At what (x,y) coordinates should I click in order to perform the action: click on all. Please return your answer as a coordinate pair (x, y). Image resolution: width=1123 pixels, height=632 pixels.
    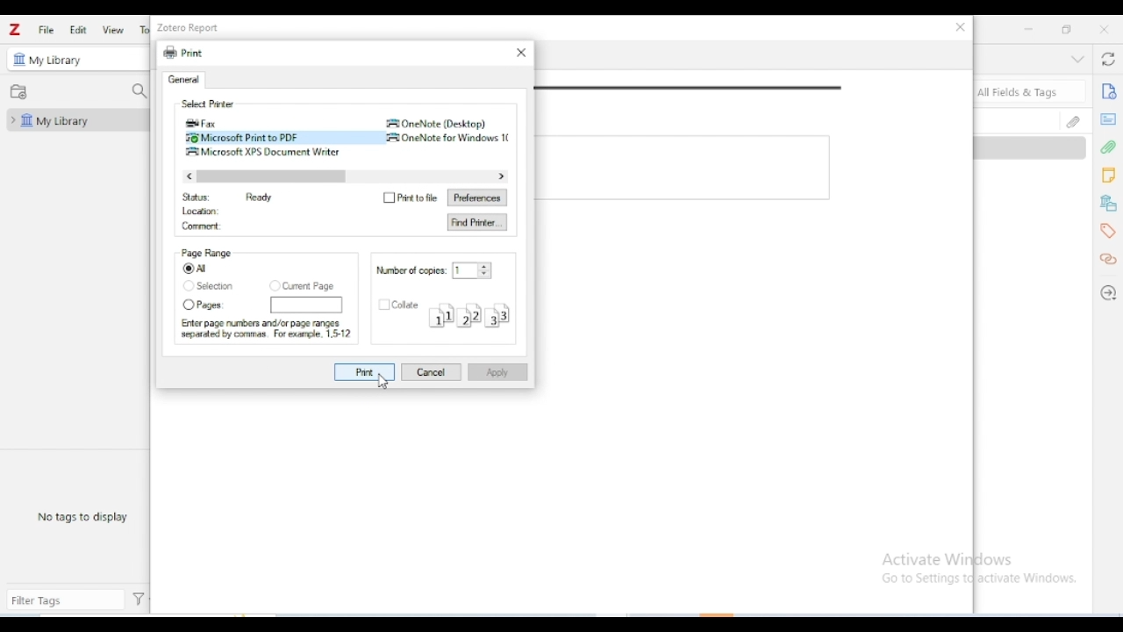
    Looking at the image, I should click on (204, 269).